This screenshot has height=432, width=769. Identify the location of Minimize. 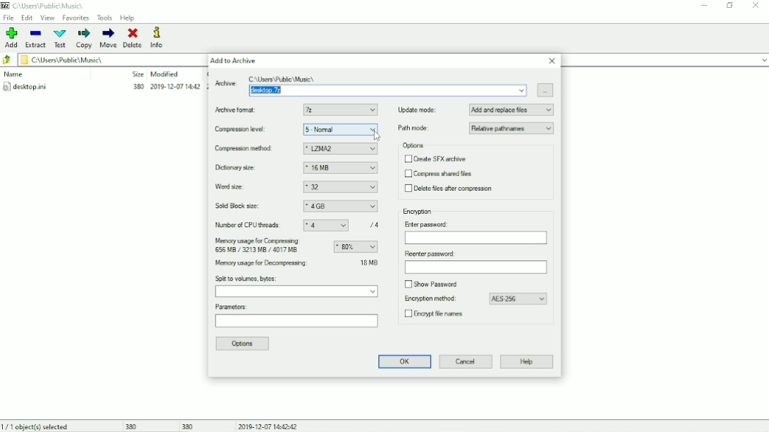
(705, 6).